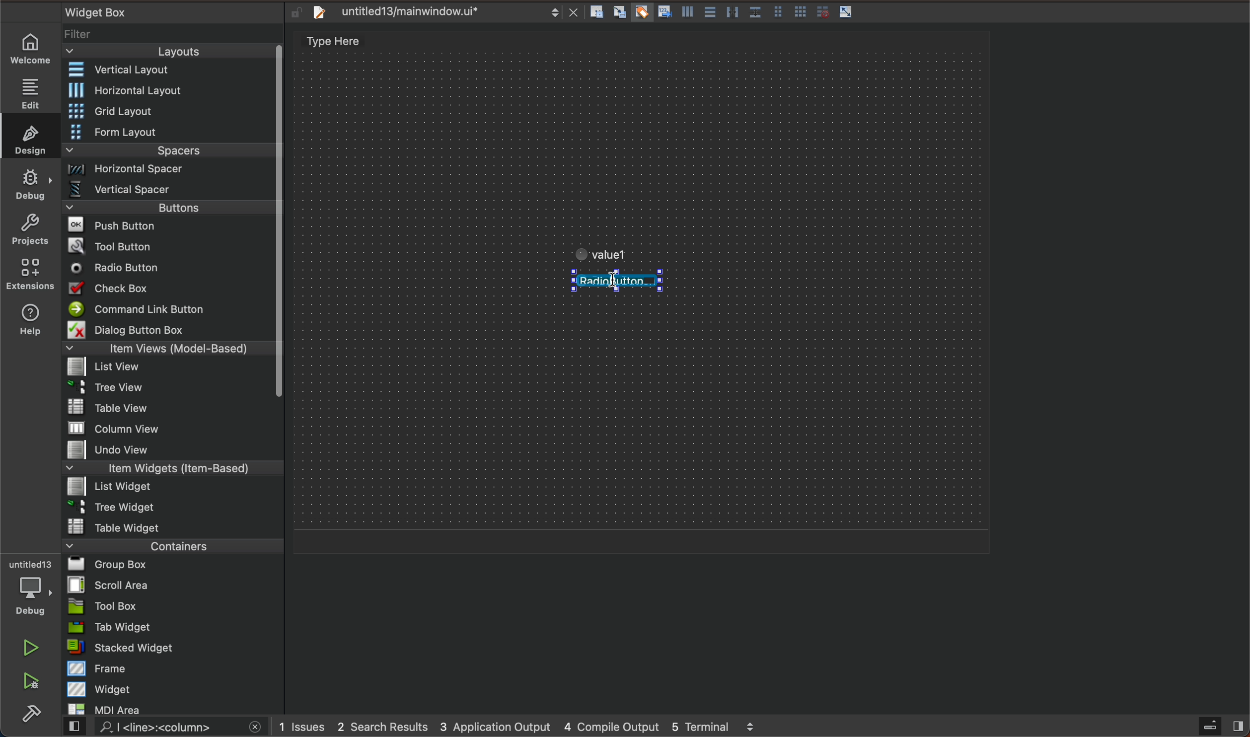 This screenshot has width=1250, height=737. I want to click on stacked widget, so click(173, 647).